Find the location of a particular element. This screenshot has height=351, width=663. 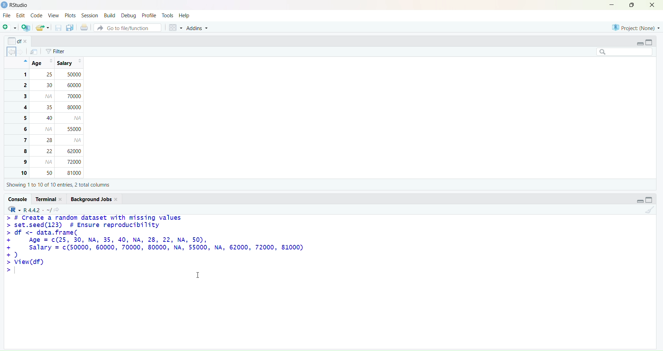

text cursor is located at coordinates (15, 272).